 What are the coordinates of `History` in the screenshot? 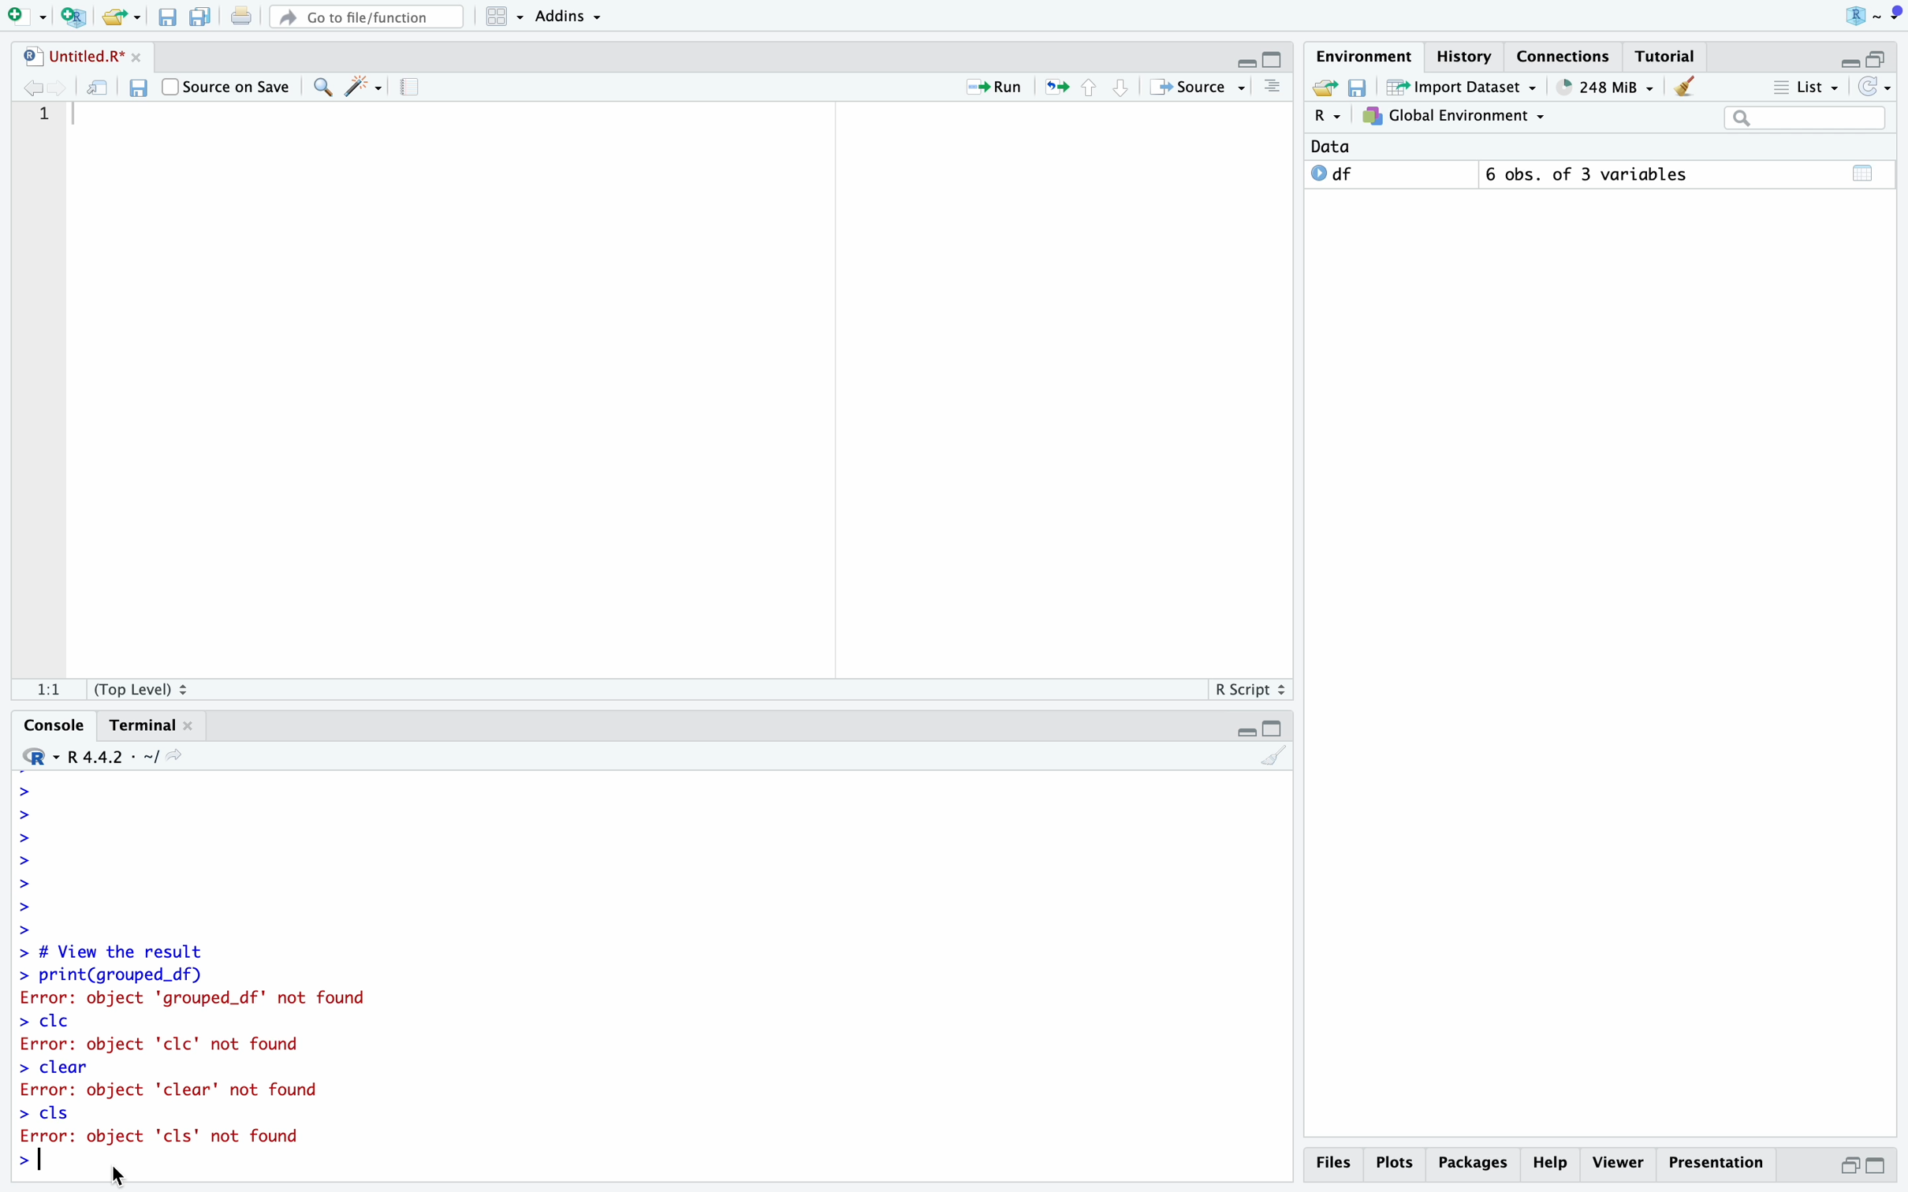 It's located at (1466, 56).